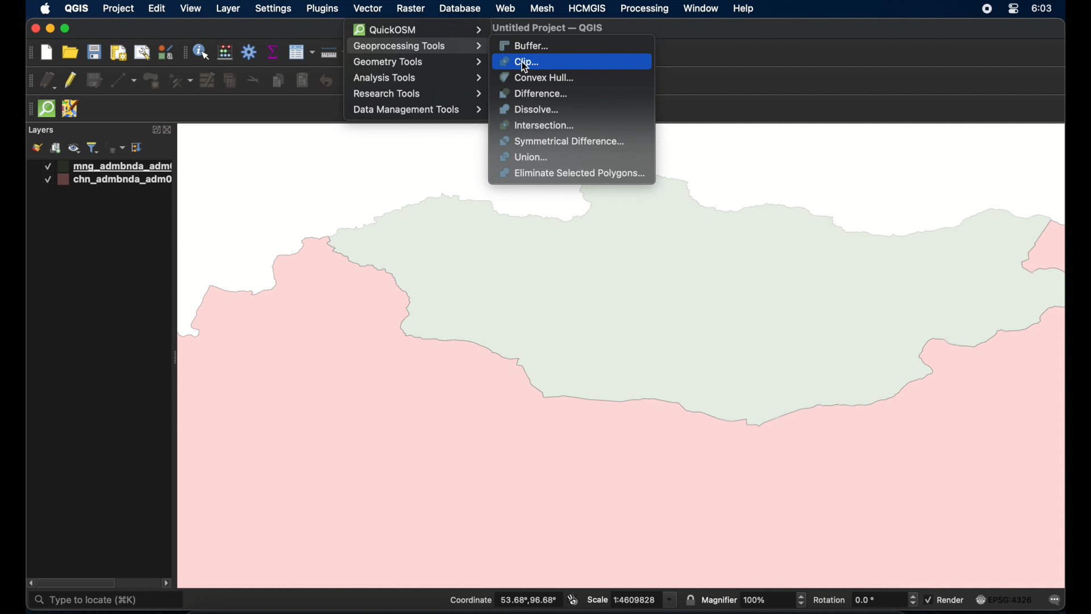 The height and width of the screenshot is (614, 1091). I want to click on expand, so click(154, 131).